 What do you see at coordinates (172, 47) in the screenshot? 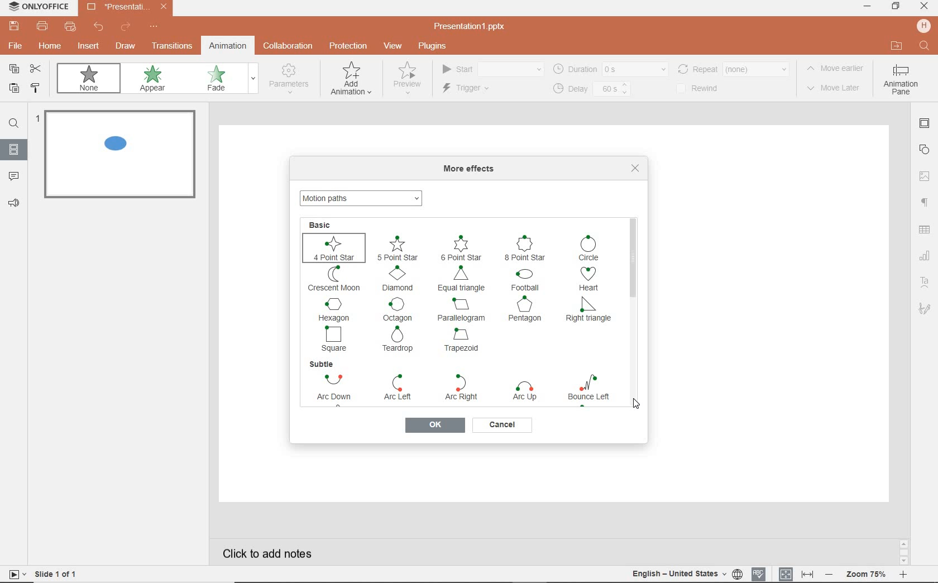
I see `transitions` at bounding box center [172, 47].